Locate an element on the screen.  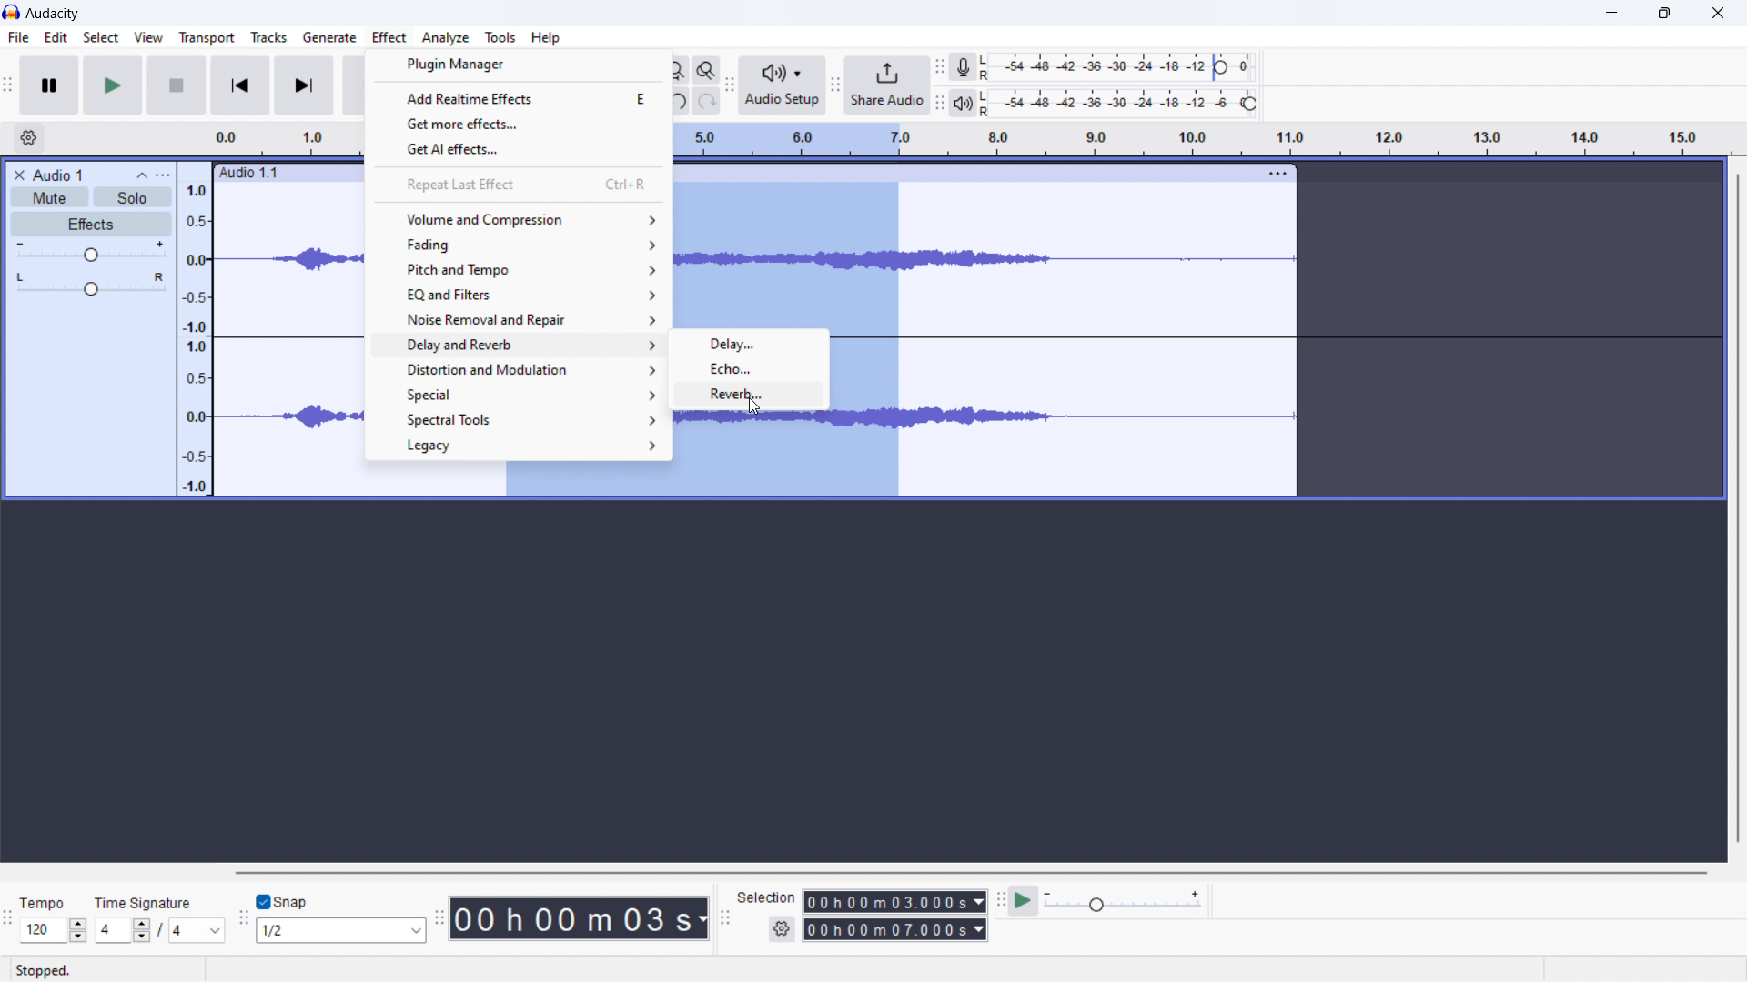
get AI effects.. is located at coordinates (520, 152).